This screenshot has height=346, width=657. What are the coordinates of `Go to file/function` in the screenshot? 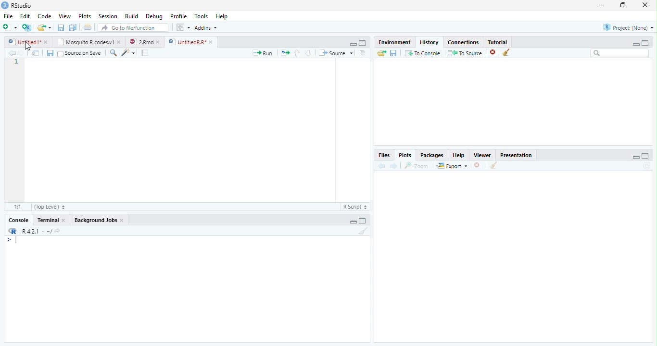 It's located at (133, 27).